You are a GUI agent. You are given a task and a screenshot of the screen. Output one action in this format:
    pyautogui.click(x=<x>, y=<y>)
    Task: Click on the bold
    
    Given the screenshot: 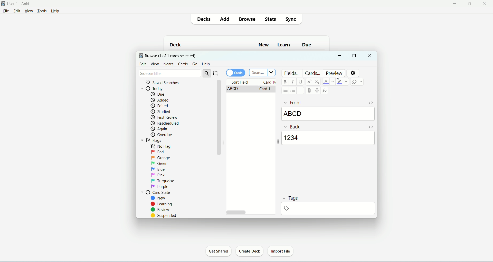 What is the action you would take?
    pyautogui.click(x=286, y=82)
    